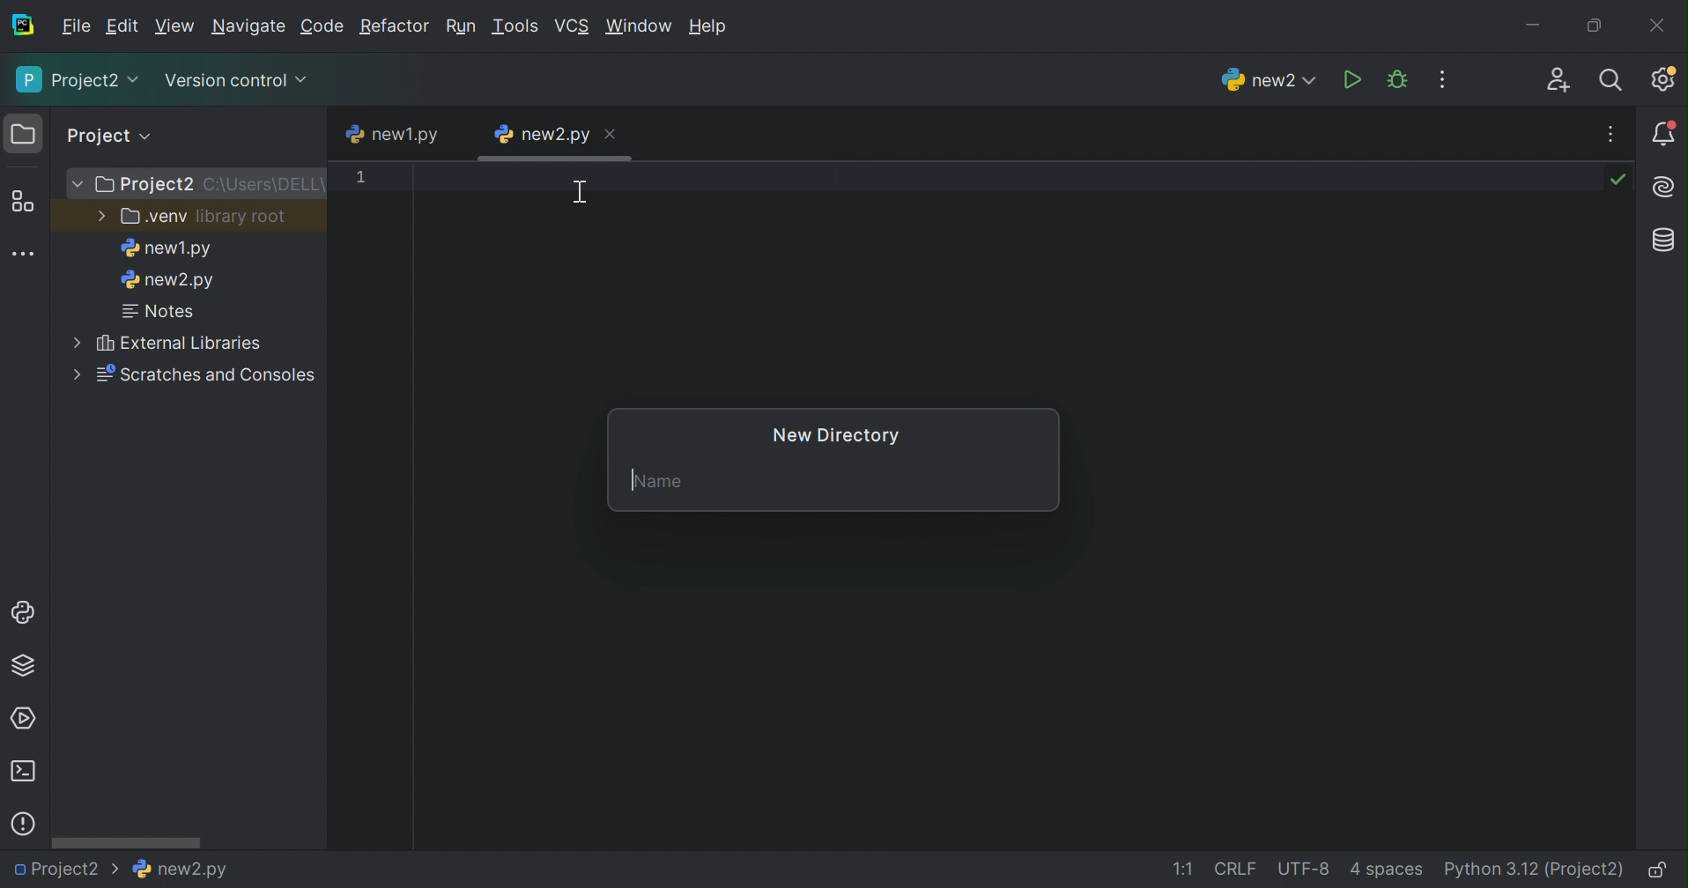  I want to click on library root, so click(243, 218).